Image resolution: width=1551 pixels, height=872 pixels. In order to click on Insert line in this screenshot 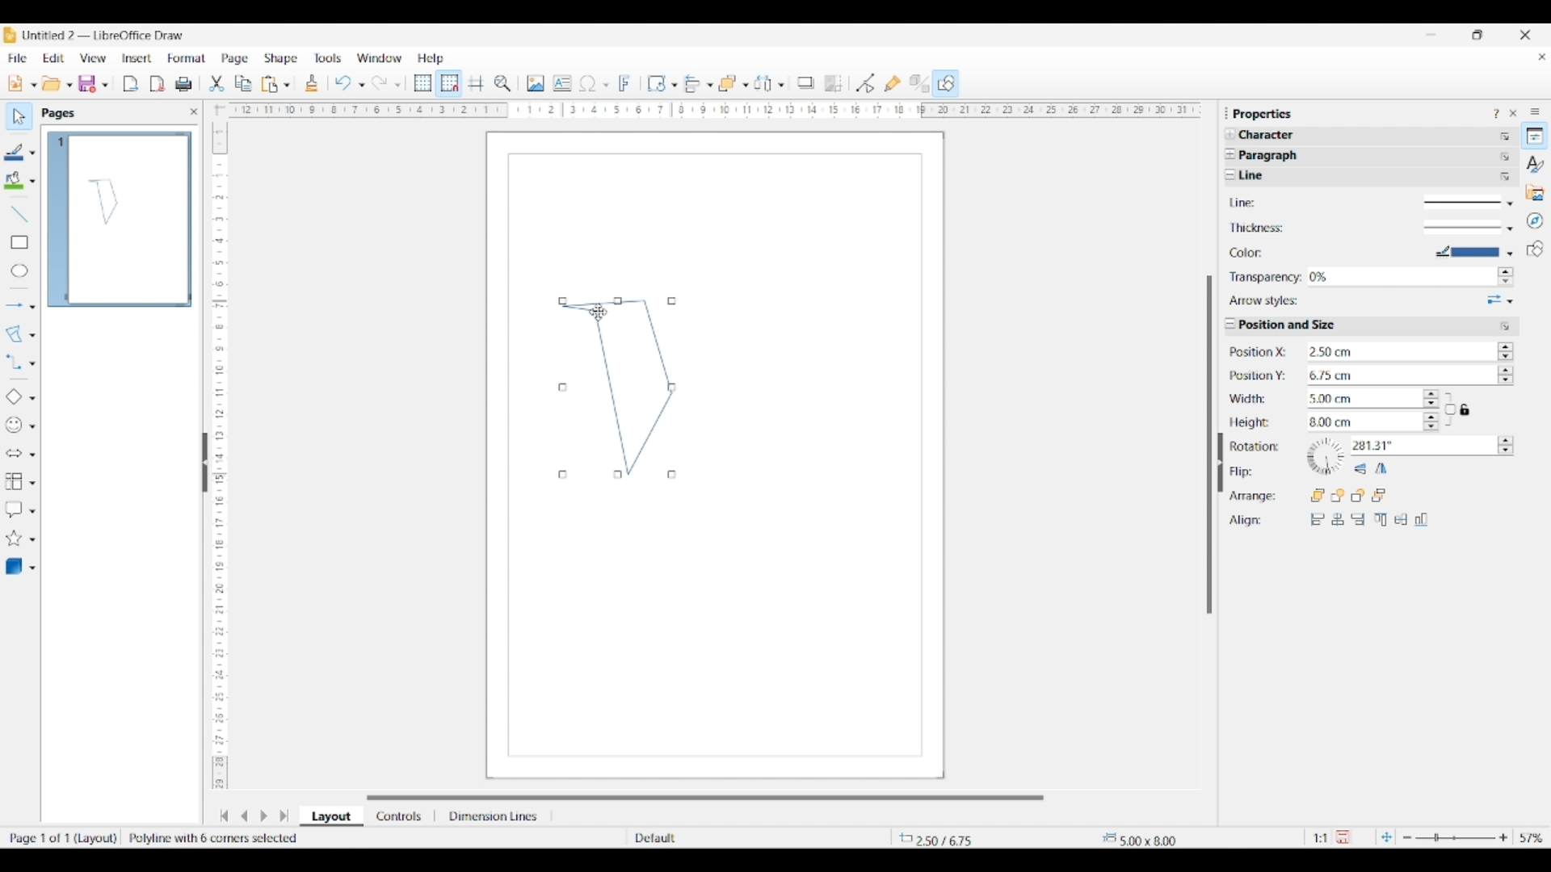, I will do `click(19, 213)`.